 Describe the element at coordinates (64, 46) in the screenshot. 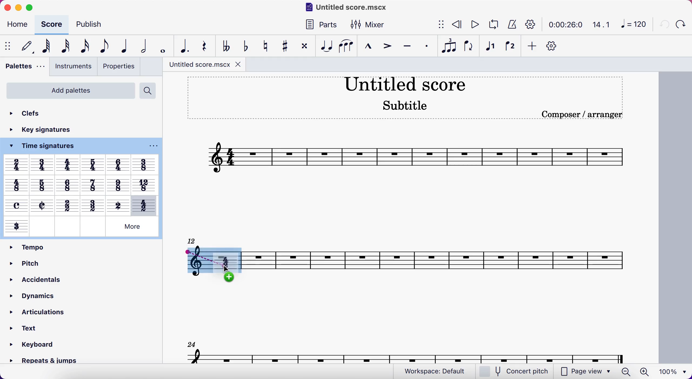

I see `32nd note` at that location.